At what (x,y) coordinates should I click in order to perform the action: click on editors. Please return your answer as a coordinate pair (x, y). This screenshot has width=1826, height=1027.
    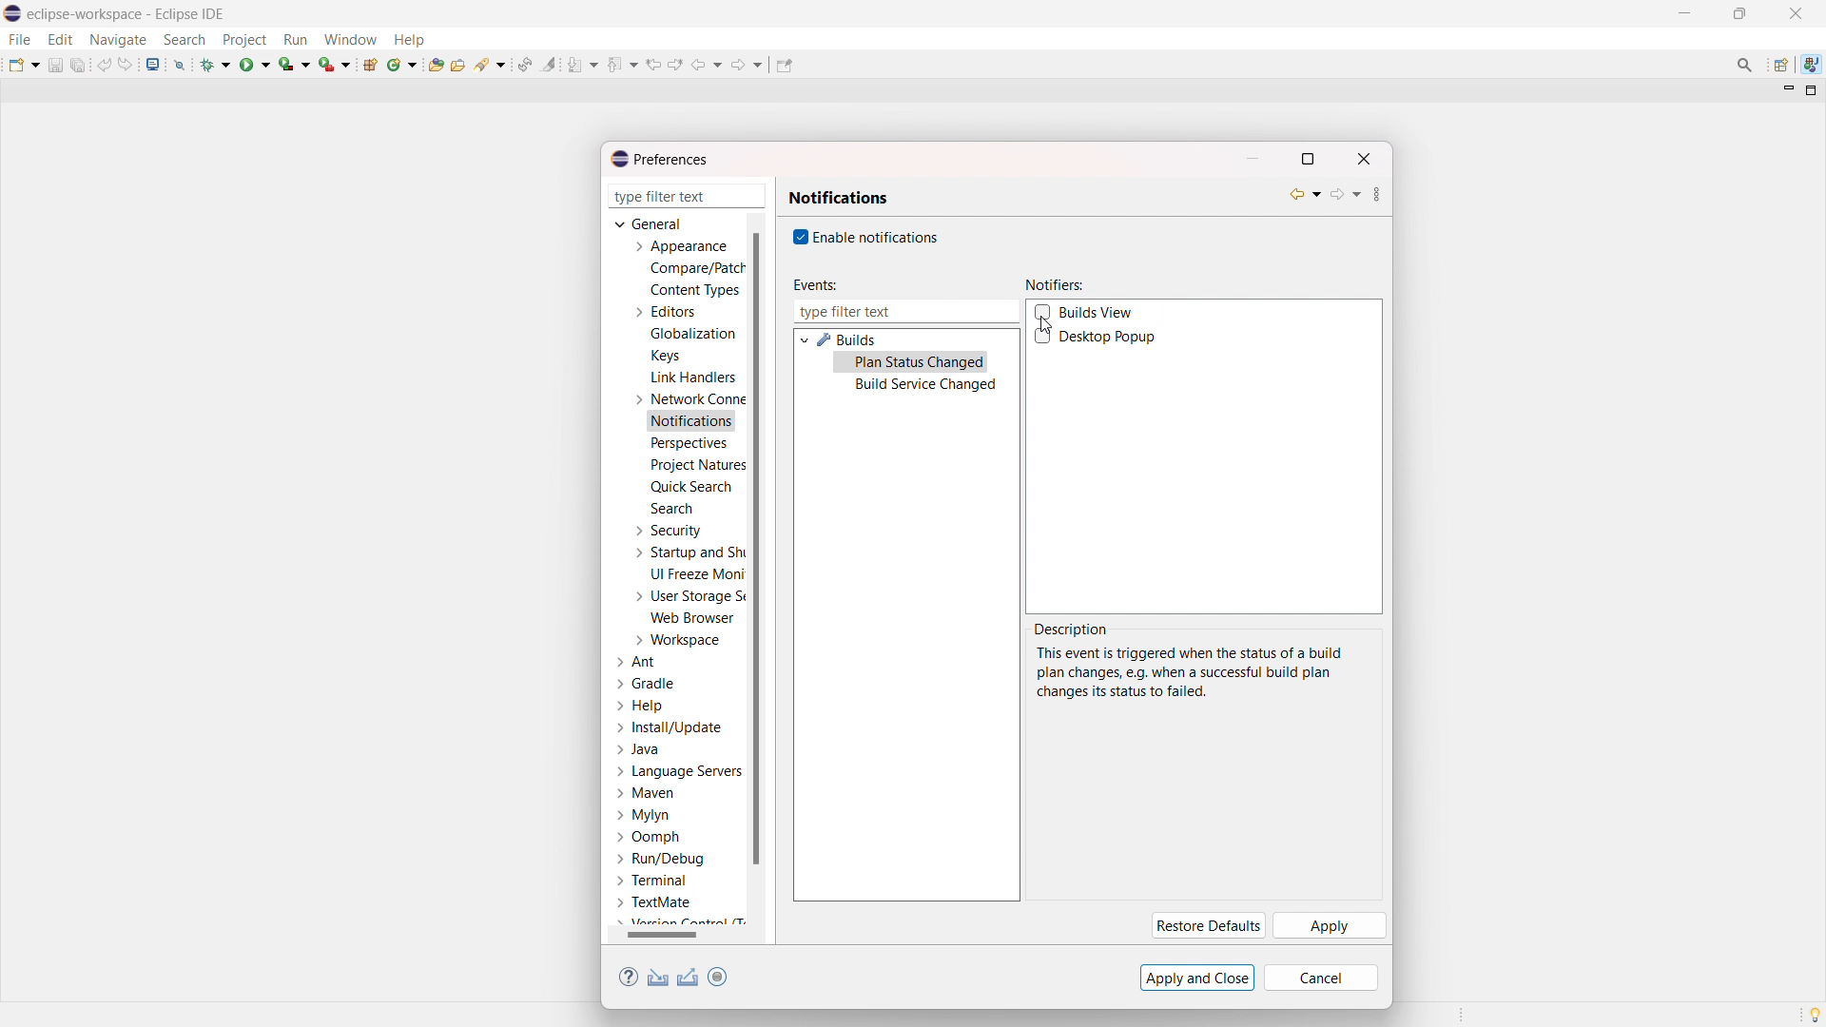
    Looking at the image, I should click on (664, 312).